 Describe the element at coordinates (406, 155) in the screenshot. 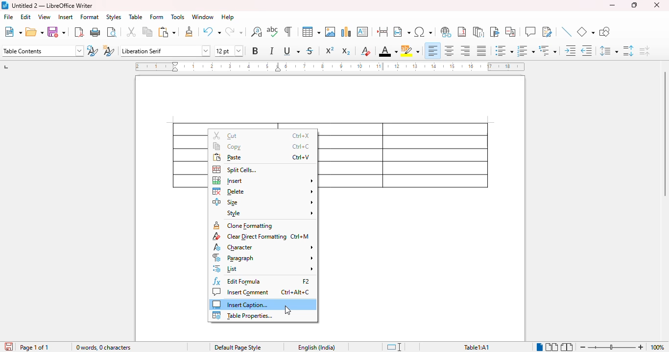

I see `table` at that location.